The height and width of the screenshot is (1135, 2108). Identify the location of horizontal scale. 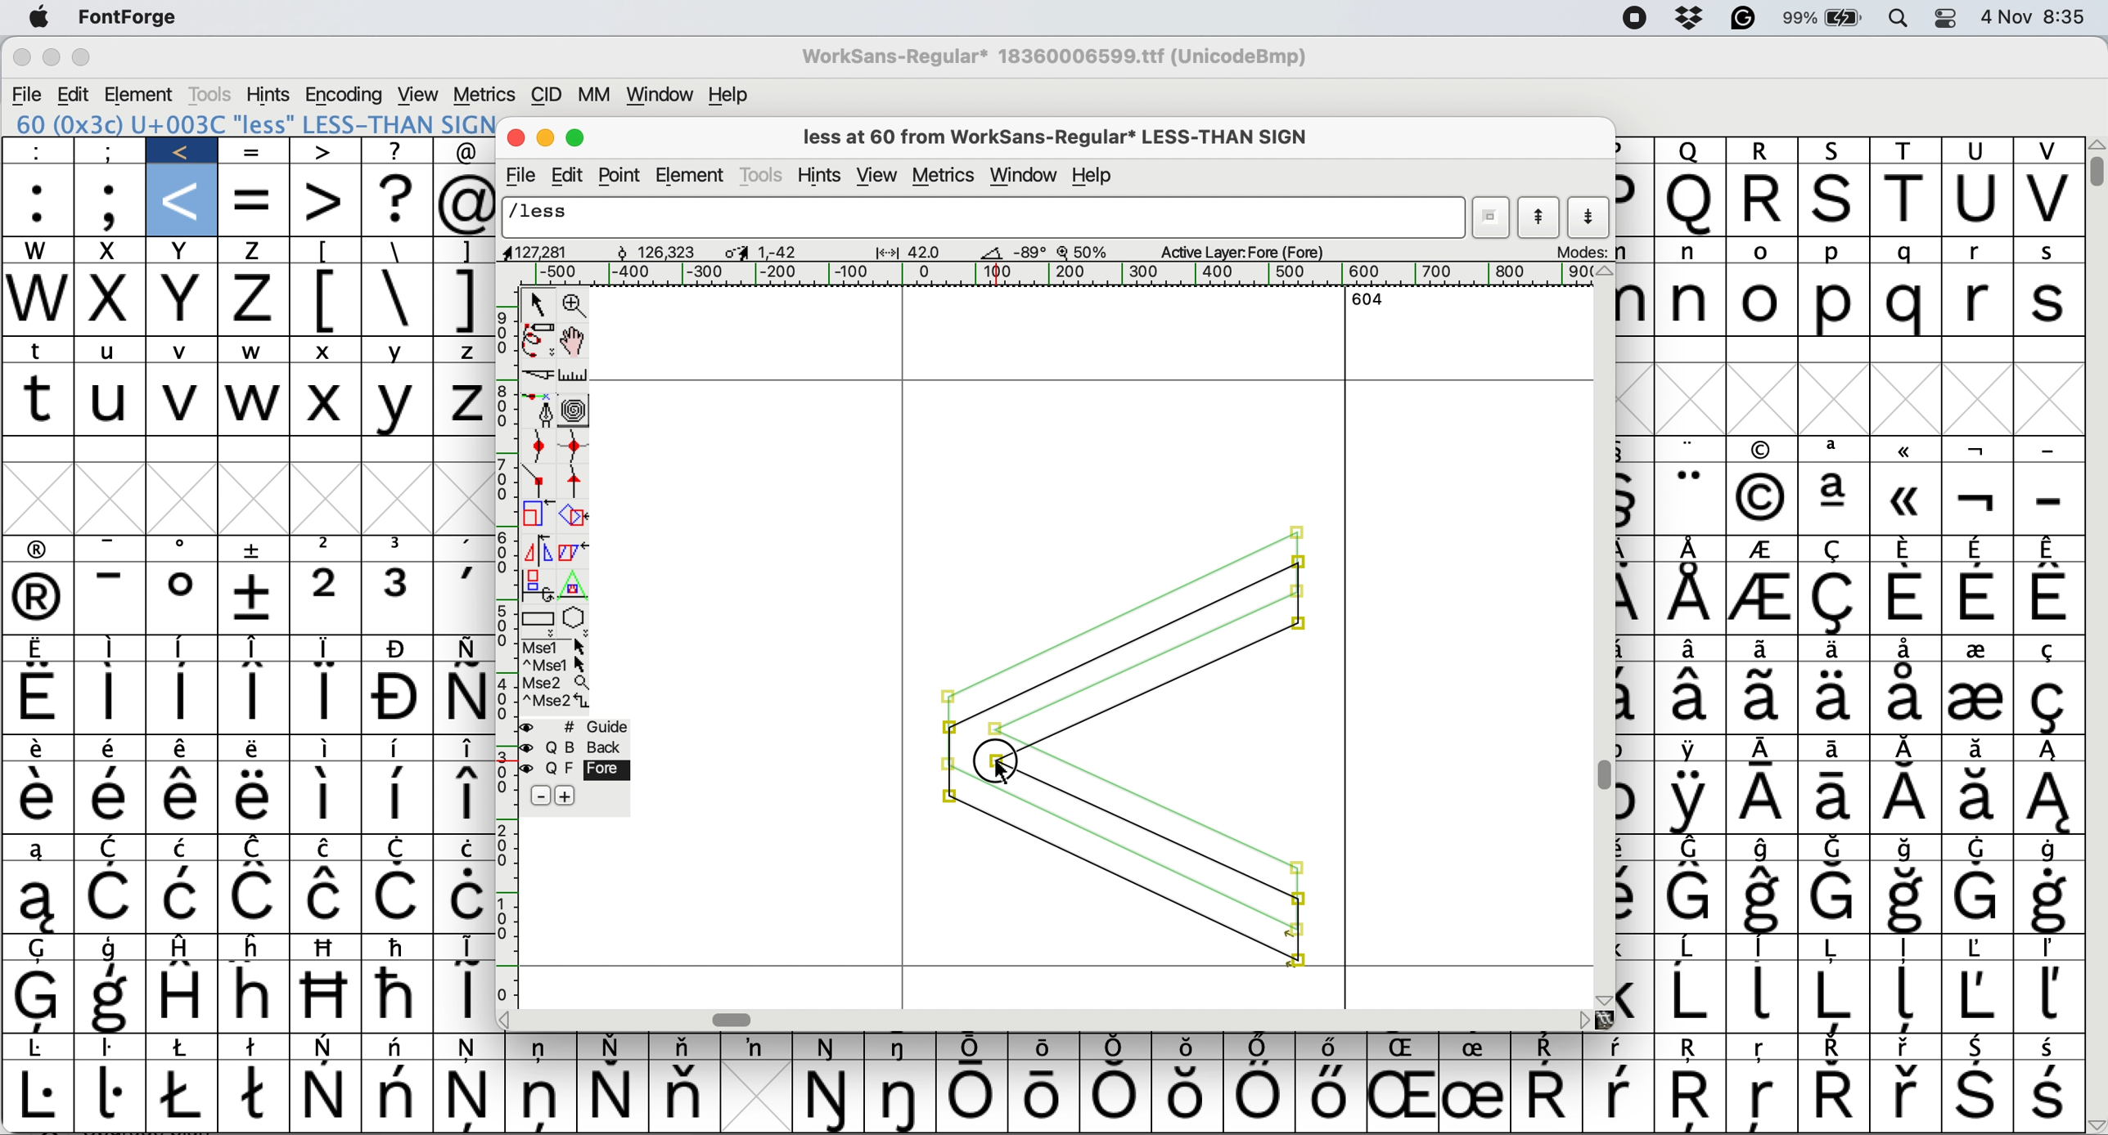
(1045, 274).